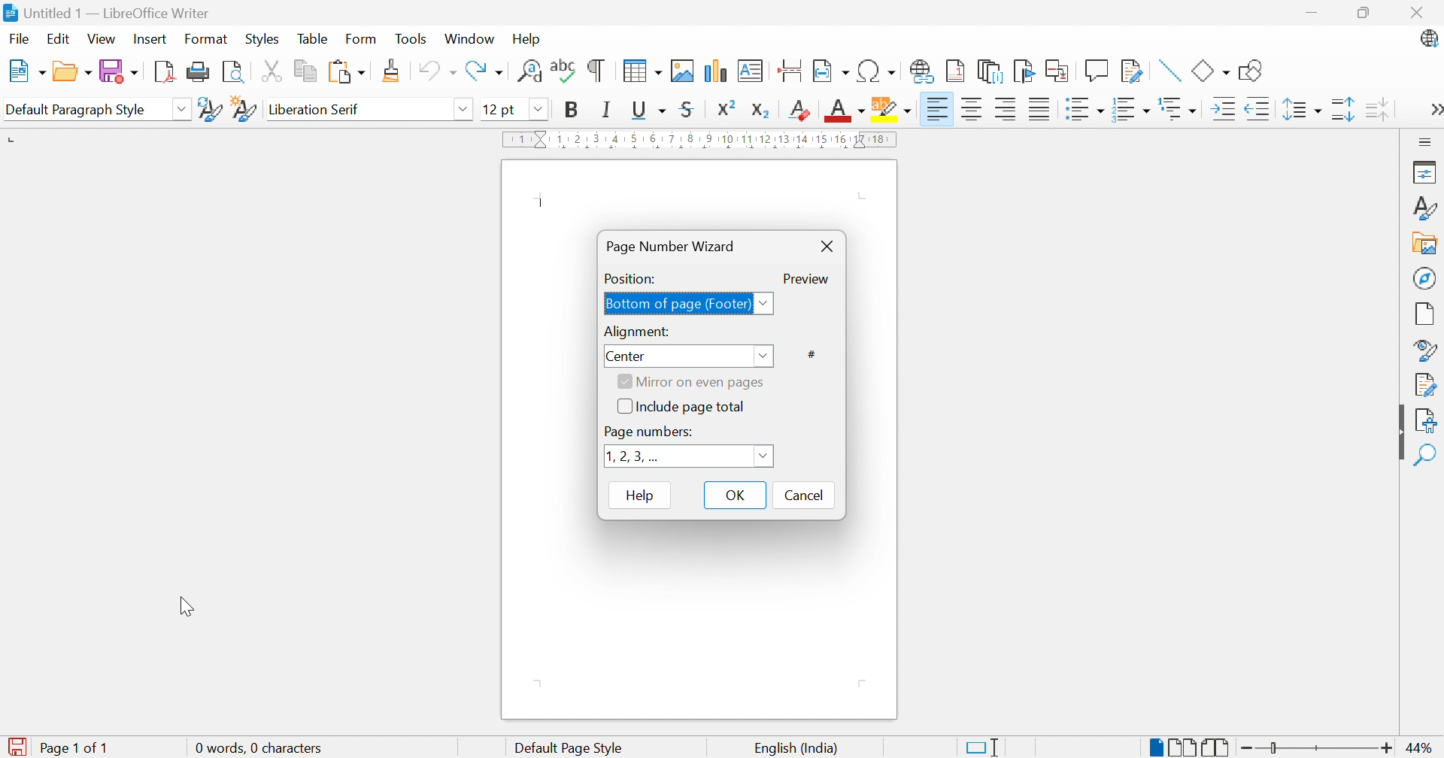 The width and height of the screenshot is (1444, 758). I want to click on Windows, so click(470, 40).